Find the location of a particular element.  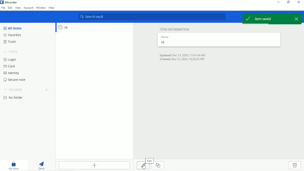

Clone is located at coordinates (160, 166).